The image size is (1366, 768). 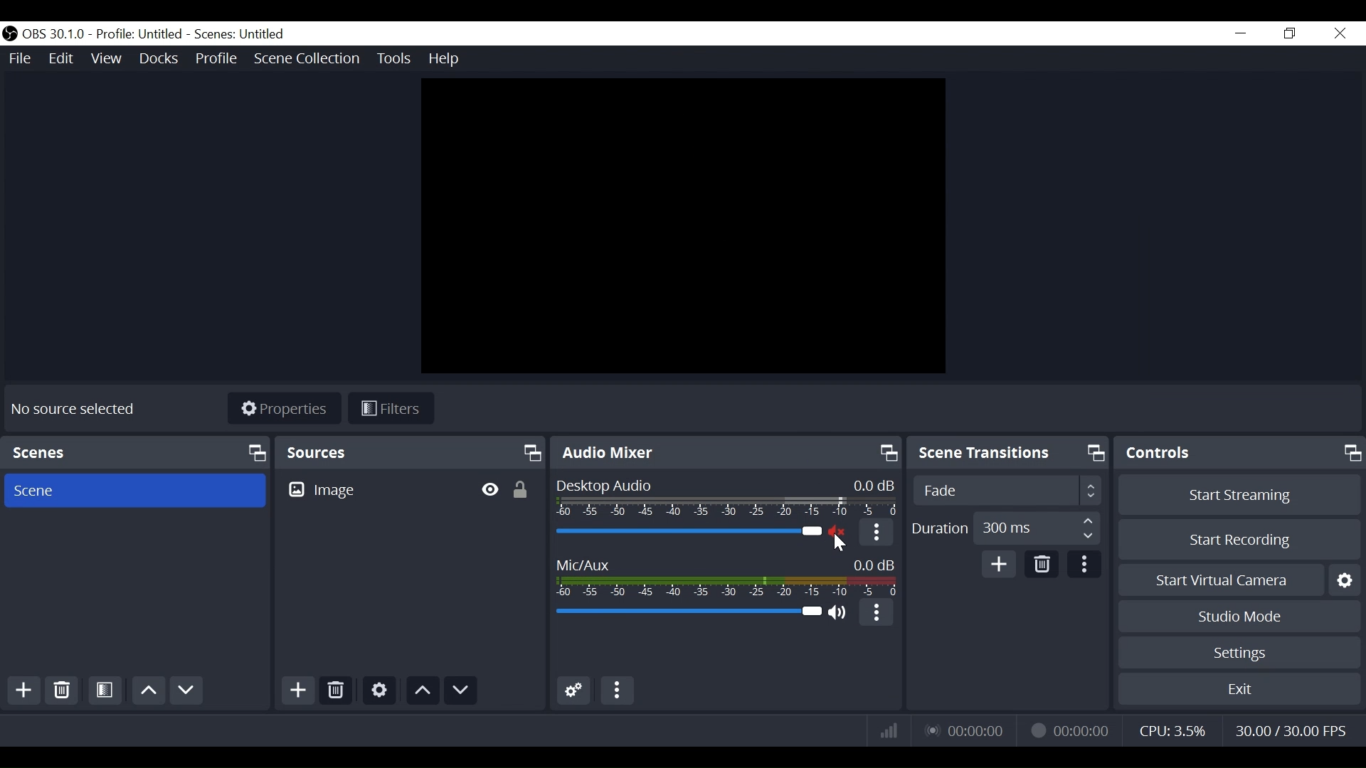 I want to click on Start Recording, so click(x=1239, y=540).